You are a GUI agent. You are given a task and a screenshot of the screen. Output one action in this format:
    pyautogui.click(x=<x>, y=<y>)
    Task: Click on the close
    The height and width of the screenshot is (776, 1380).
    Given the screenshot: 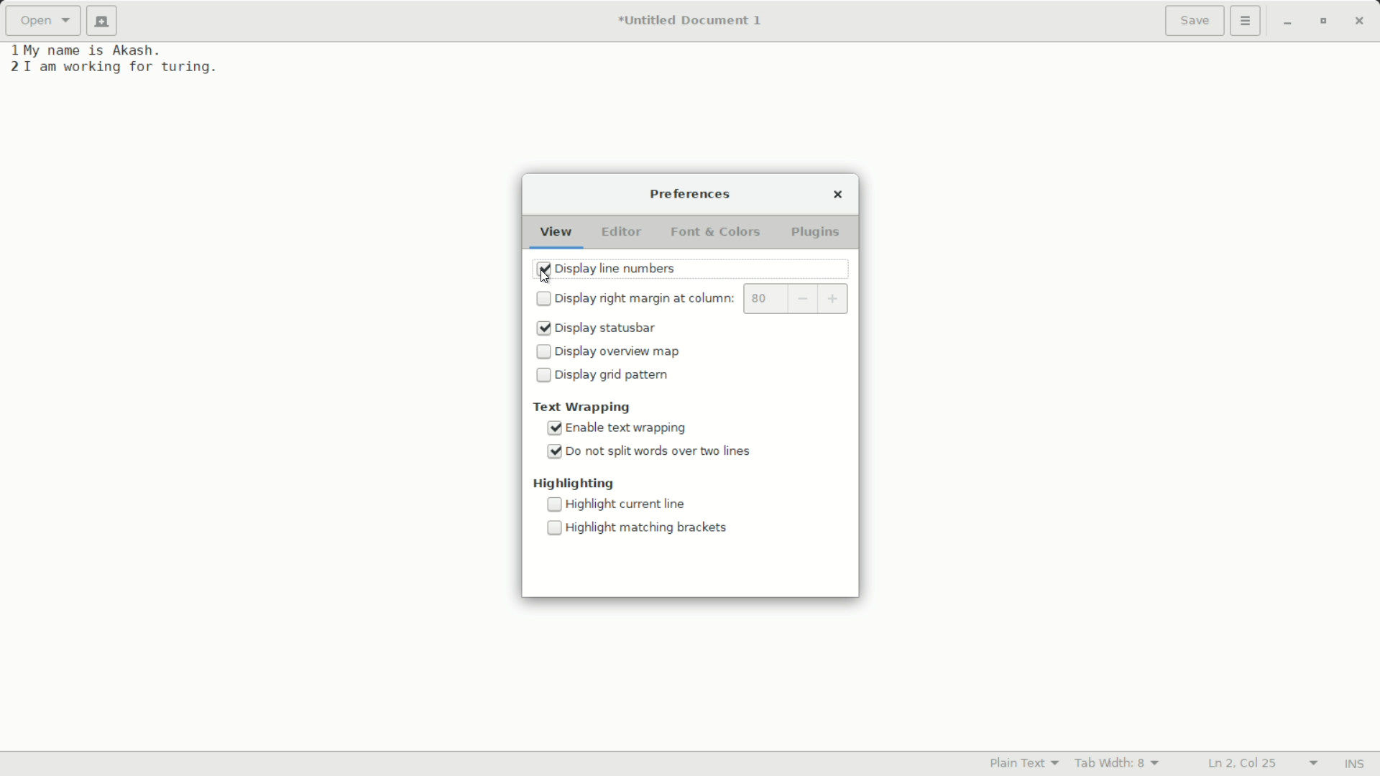 What is the action you would take?
    pyautogui.click(x=839, y=195)
    